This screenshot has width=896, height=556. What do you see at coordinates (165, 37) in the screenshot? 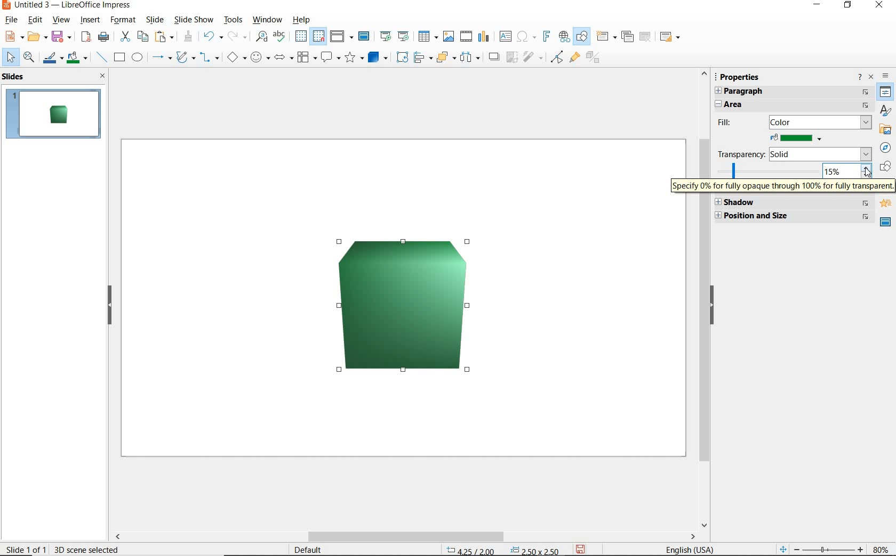
I see `paste` at bounding box center [165, 37].